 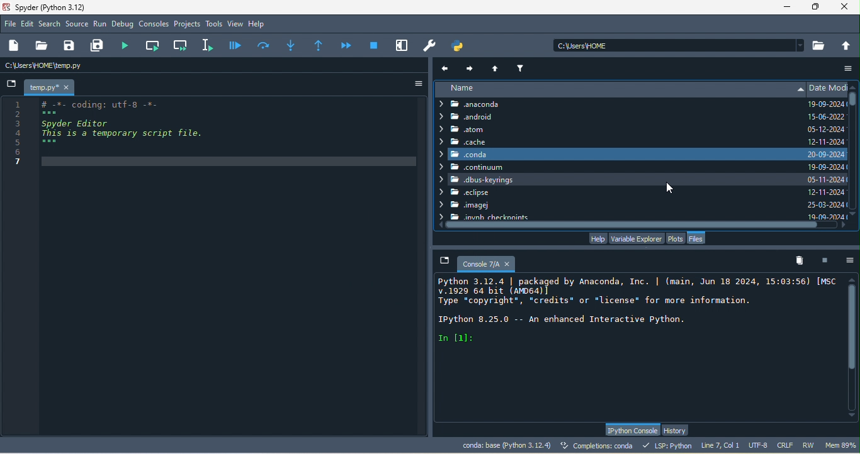 What do you see at coordinates (480, 130) in the screenshot?
I see `atom` at bounding box center [480, 130].